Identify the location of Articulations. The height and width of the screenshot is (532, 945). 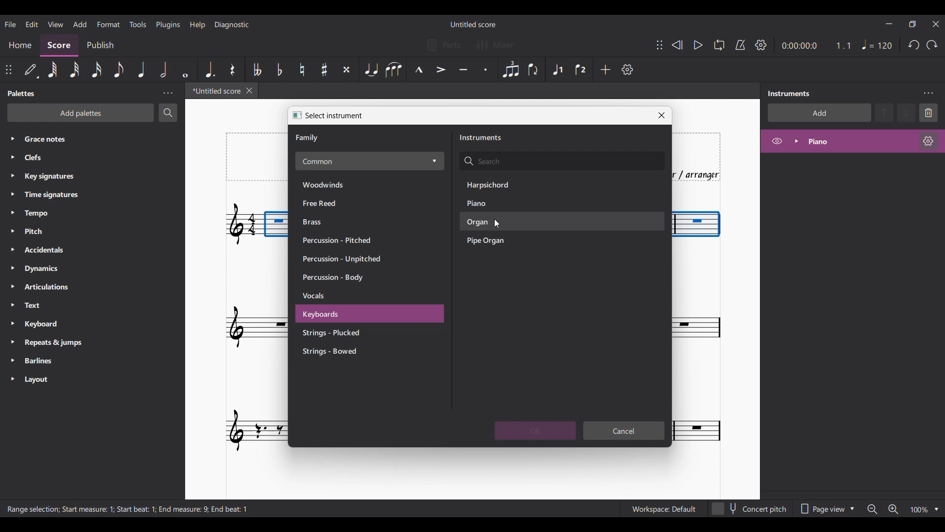
(55, 287).